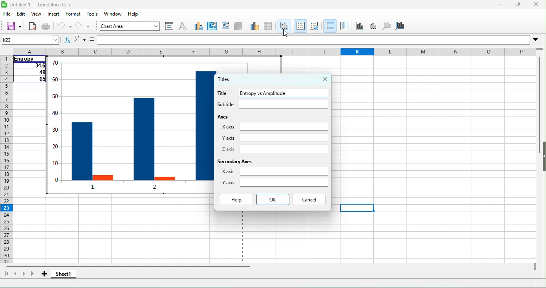 This screenshot has width=546, height=288. Describe the element at coordinates (133, 15) in the screenshot. I see `help` at that location.